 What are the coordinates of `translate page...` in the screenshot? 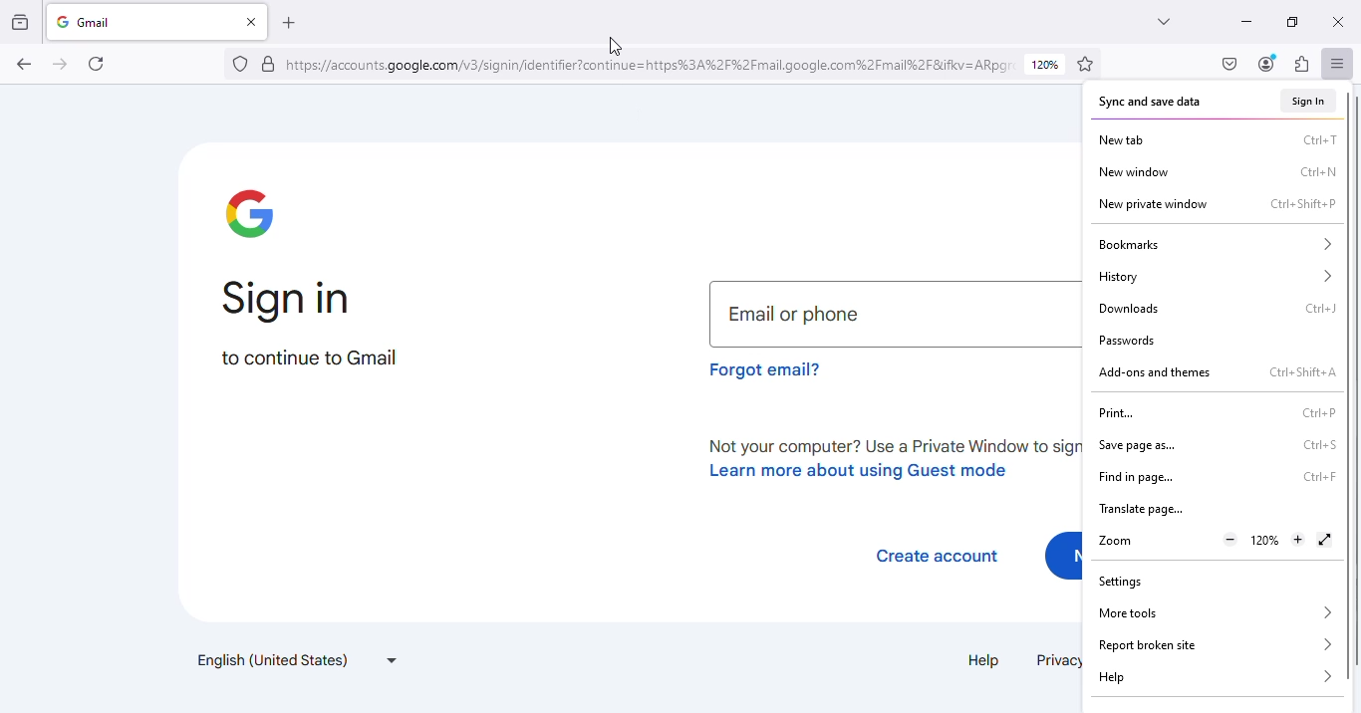 It's located at (1141, 509).